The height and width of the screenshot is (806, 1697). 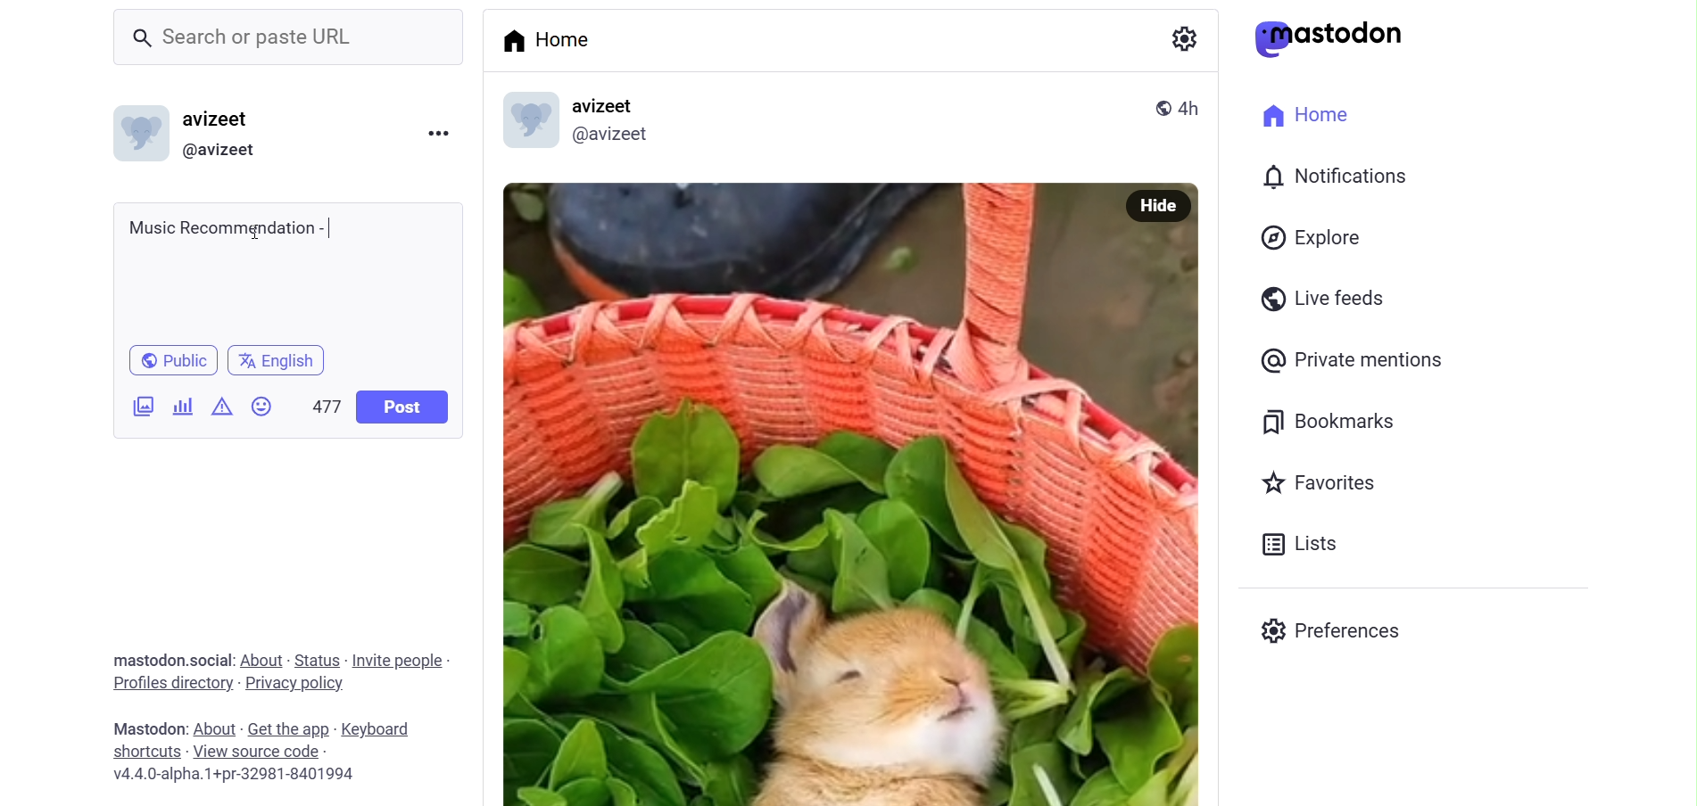 I want to click on invite people, so click(x=403, y=658).